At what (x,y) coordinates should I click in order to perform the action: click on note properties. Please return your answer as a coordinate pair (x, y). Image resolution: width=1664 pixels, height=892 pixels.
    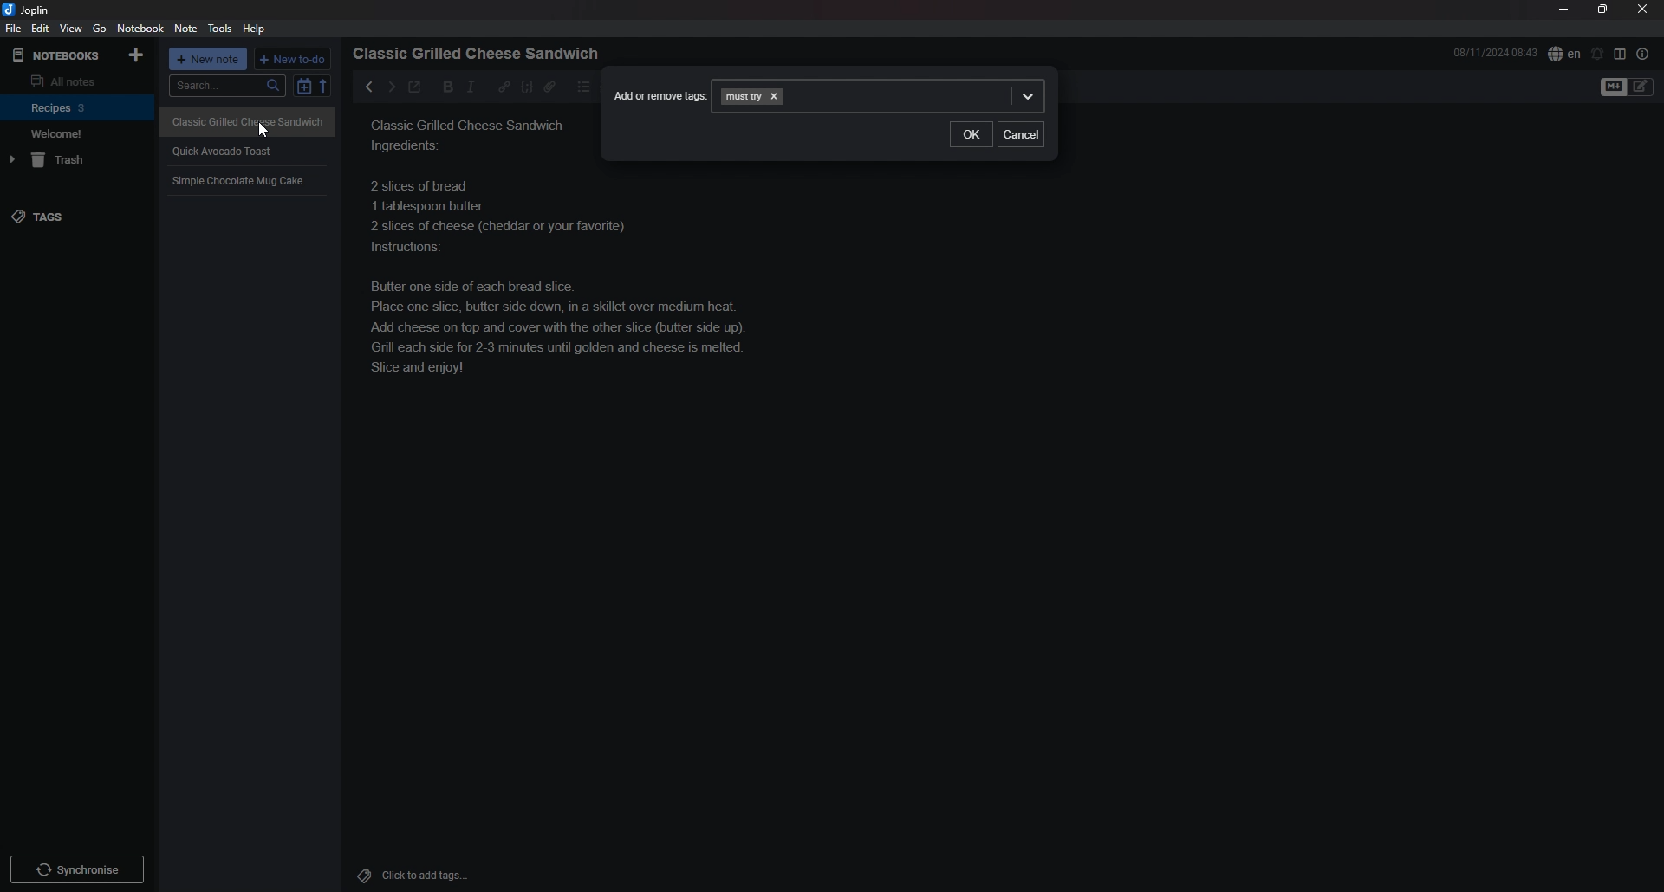
    Looking at the image, I should click on (1643, 54).